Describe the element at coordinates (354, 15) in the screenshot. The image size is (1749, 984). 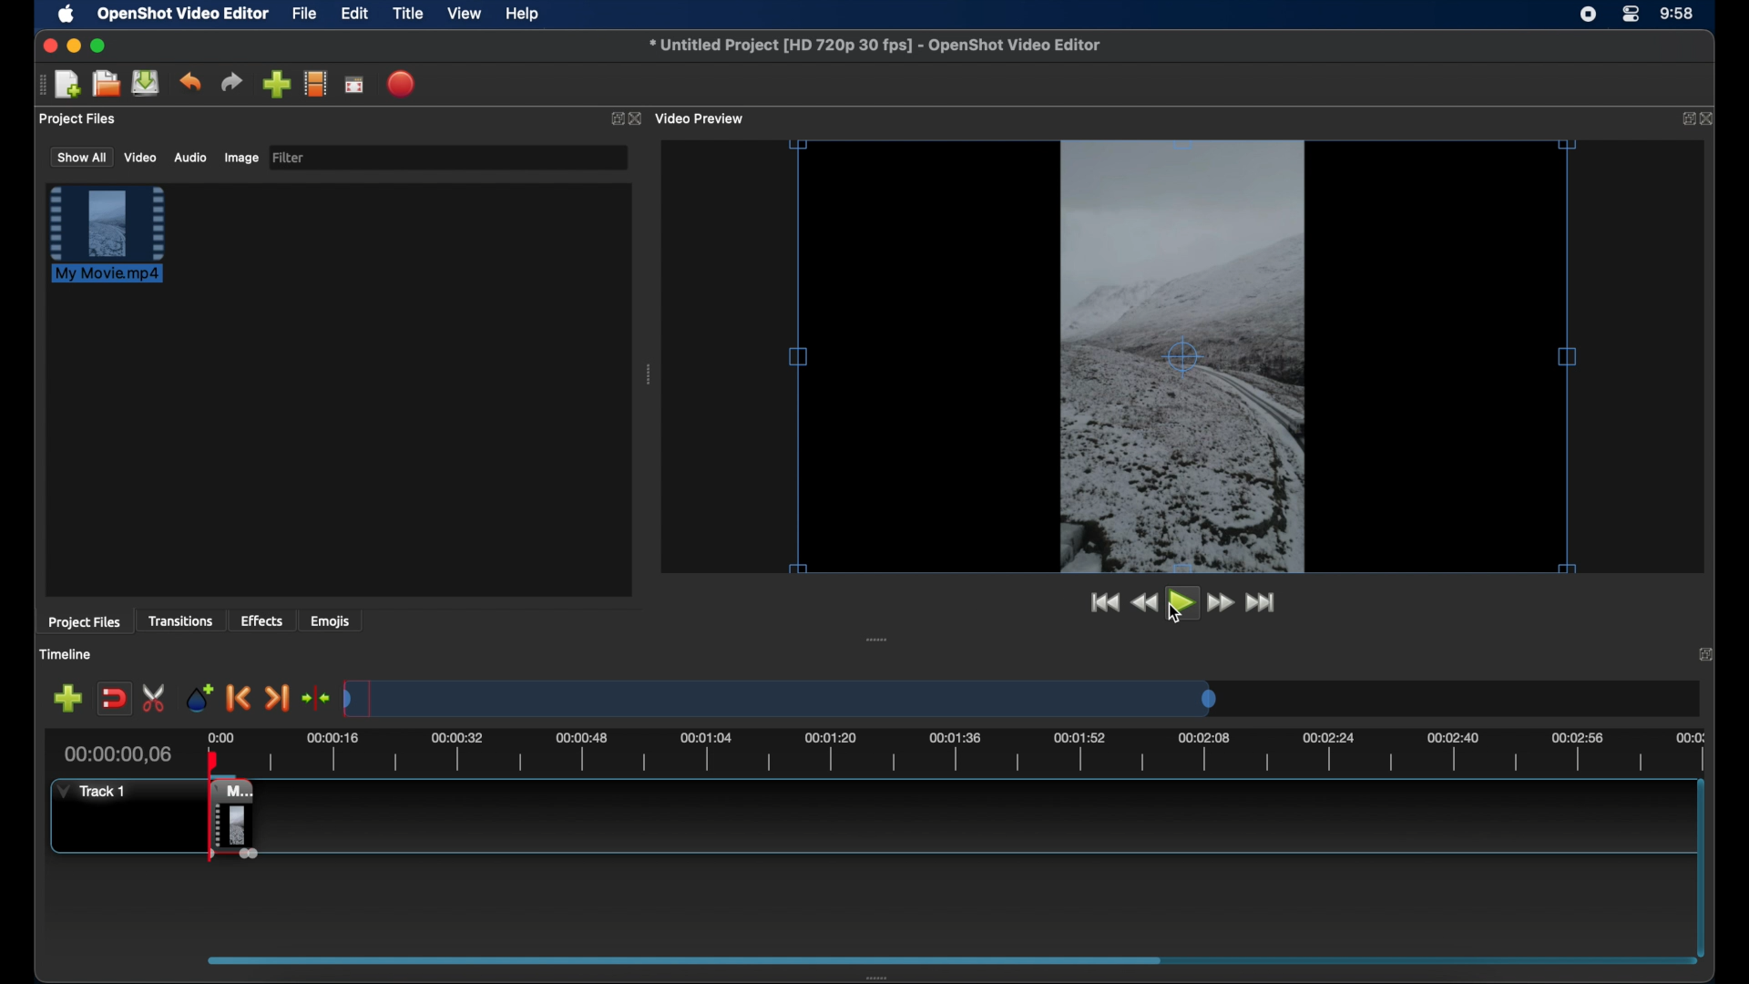
I see `edit` at that location.